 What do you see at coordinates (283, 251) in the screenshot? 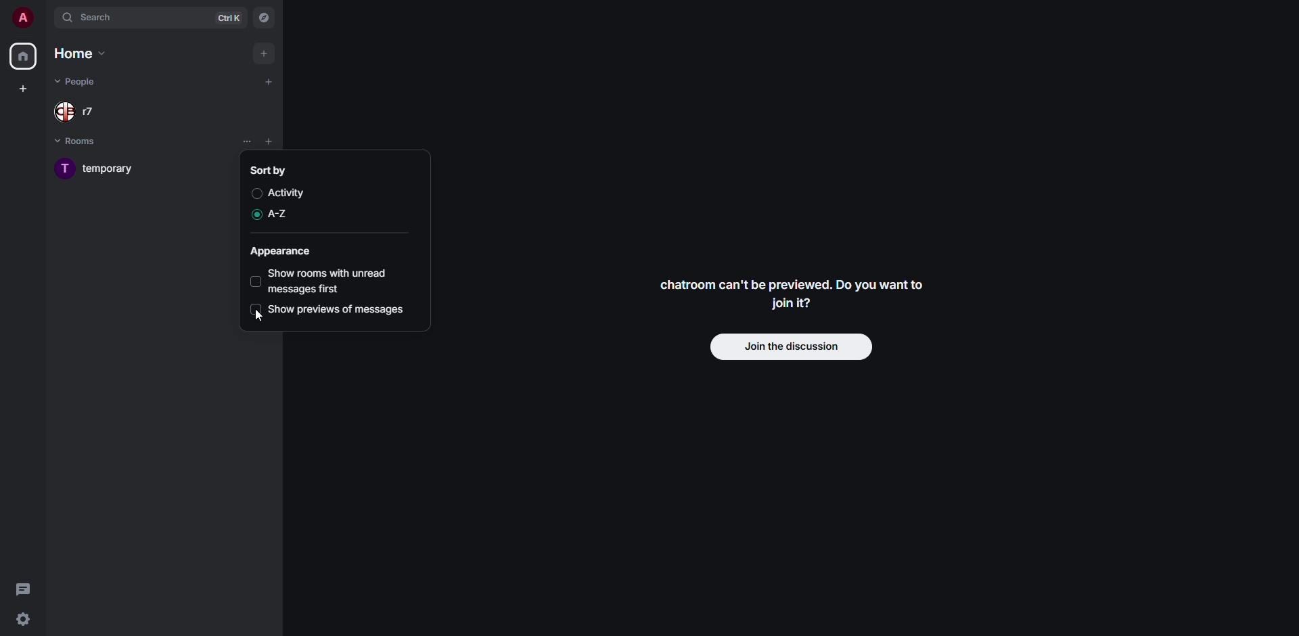
I see `appearance` at bounding box center [283, 251].